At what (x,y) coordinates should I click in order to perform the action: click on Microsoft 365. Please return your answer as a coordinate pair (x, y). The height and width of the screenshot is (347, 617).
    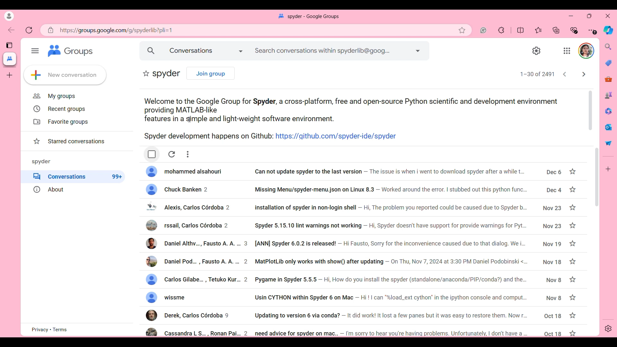
    Looking at the image, I should click on (609, 111).